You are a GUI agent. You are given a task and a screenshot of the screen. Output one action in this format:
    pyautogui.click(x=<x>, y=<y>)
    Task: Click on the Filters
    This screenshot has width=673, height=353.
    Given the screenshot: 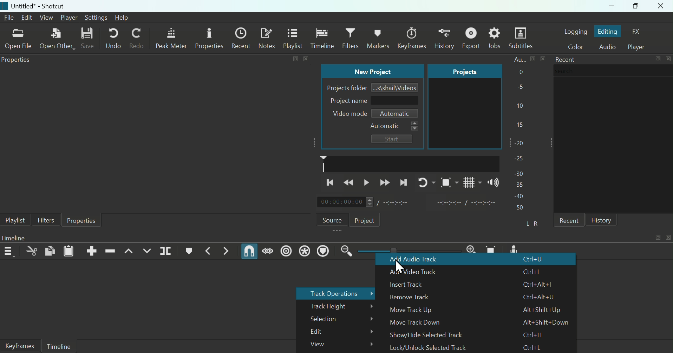 What is the action you would take?
    pyautogui.click(x=351, y=39)
    